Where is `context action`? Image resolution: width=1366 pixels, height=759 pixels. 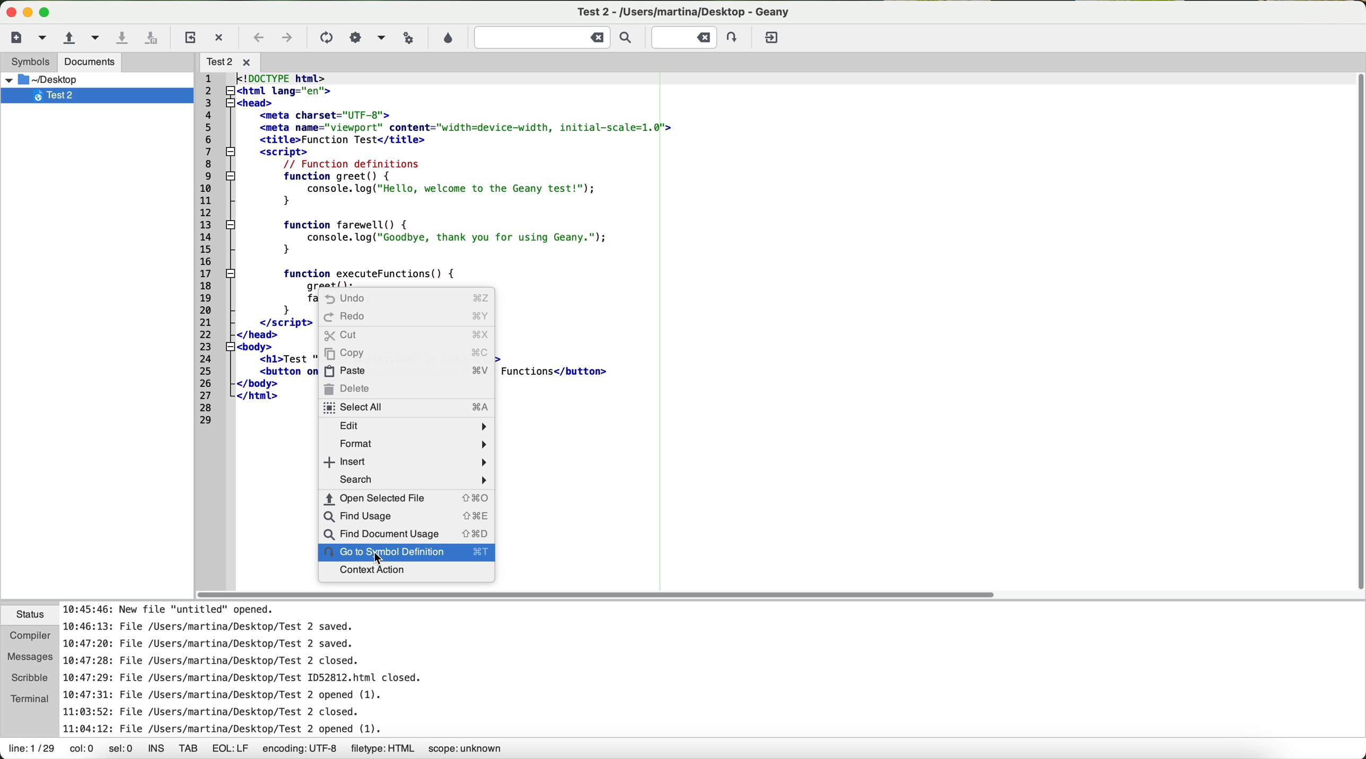
context action is located at coordinates (371, 571).